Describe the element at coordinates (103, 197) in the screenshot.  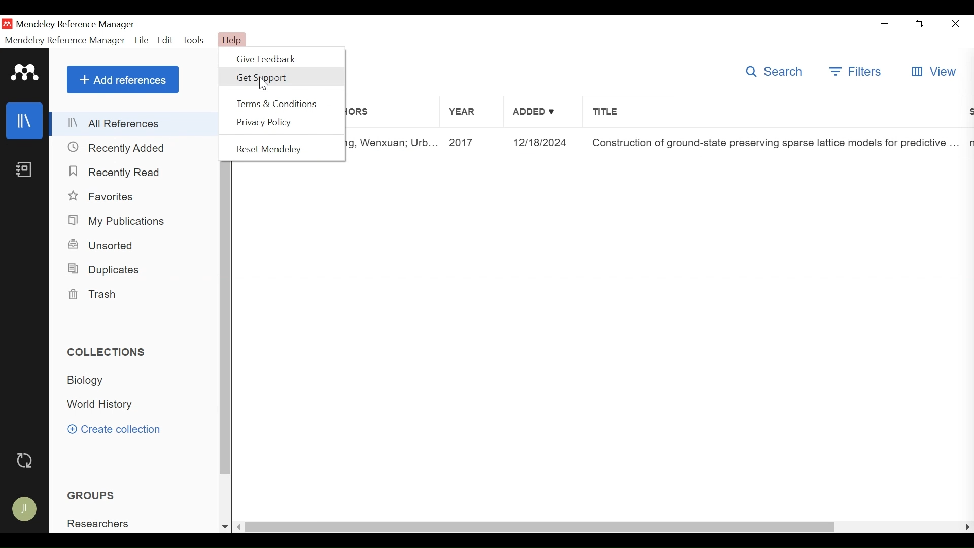
I see `Favorites` at that location.